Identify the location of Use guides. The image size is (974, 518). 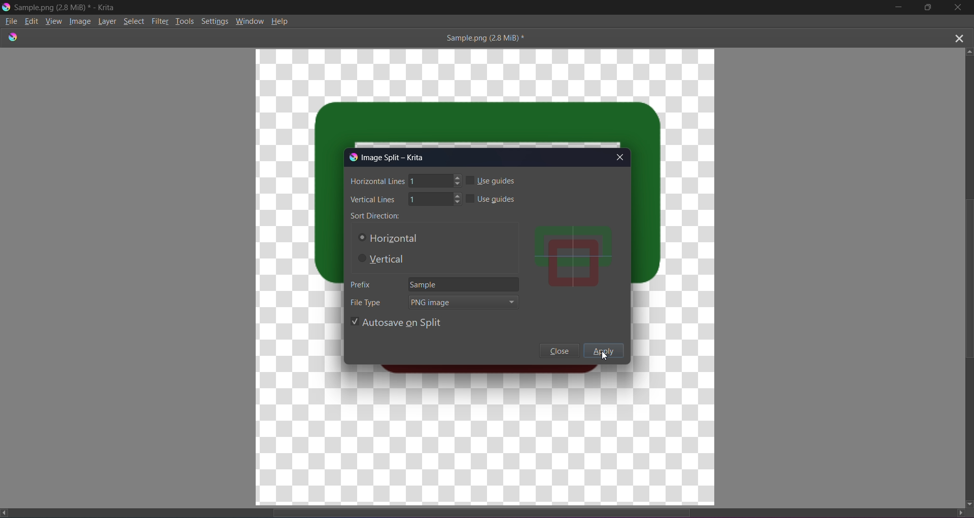
(491, 180).